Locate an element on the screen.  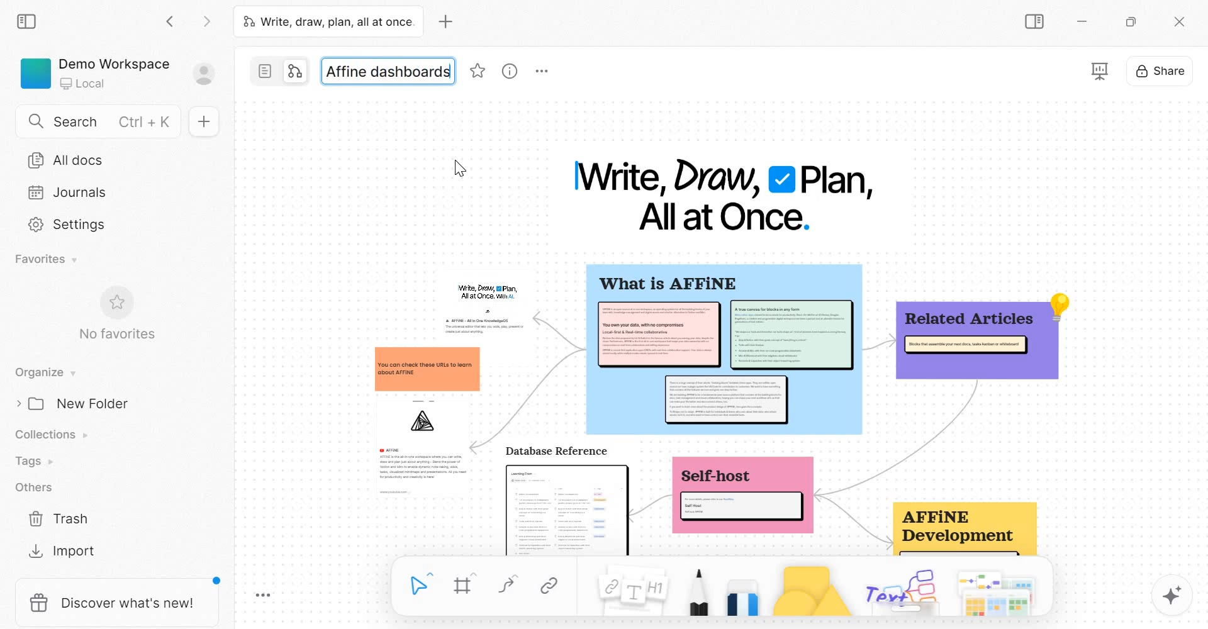
Go forward is located at coordinates (203, 25).